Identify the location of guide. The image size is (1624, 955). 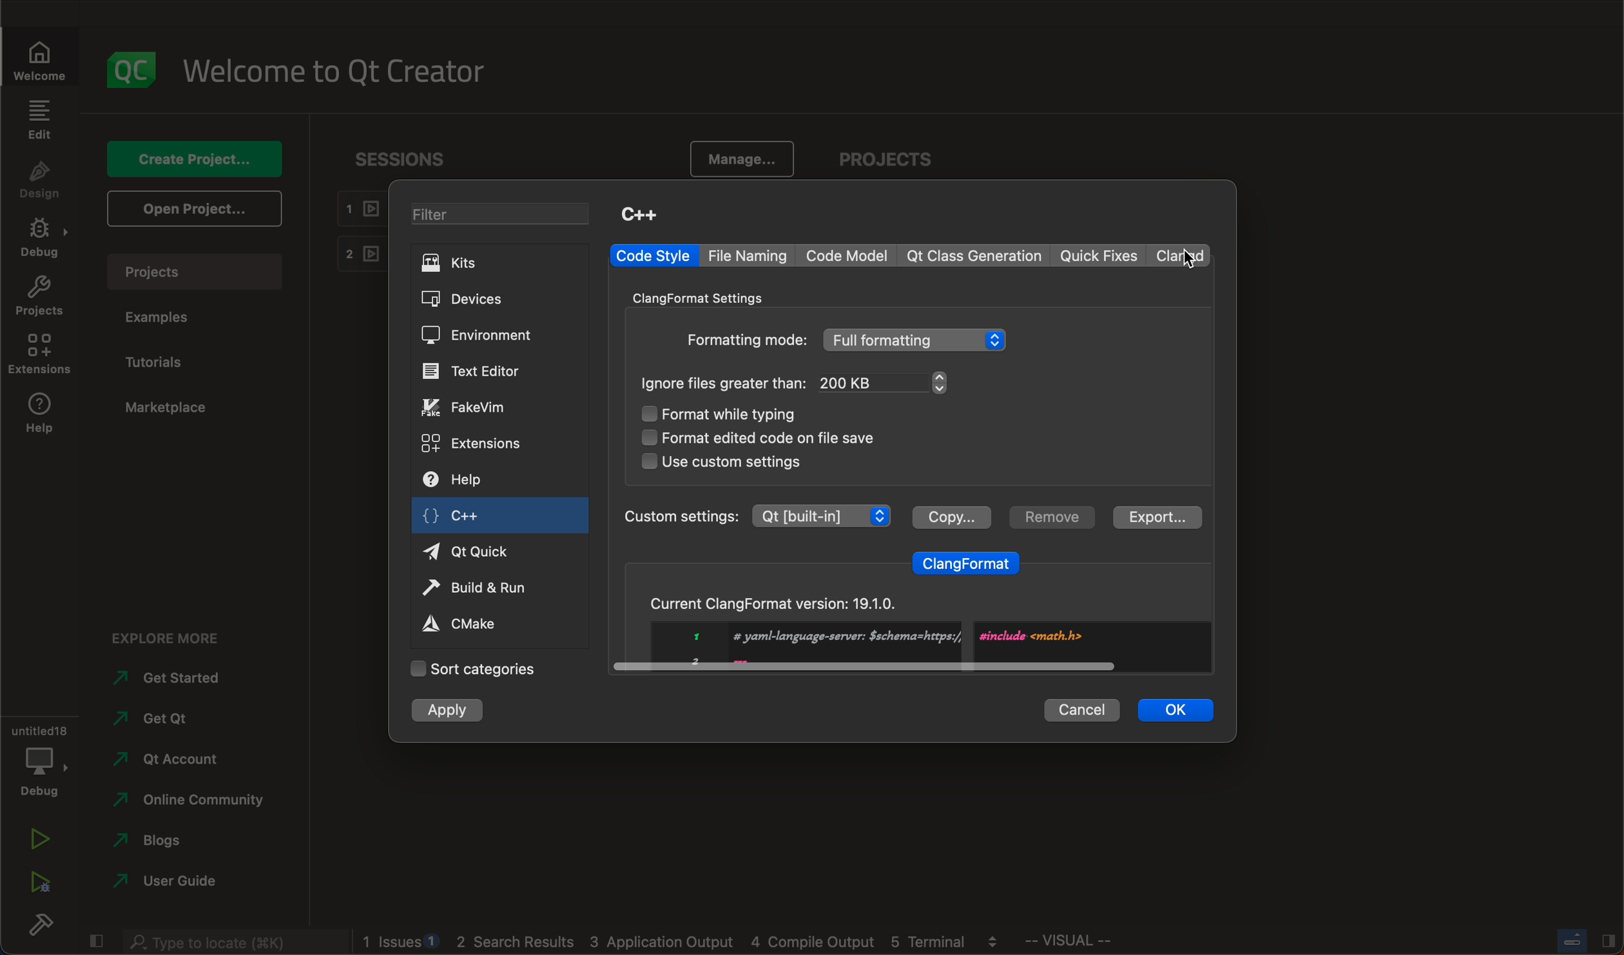
(170, 879).